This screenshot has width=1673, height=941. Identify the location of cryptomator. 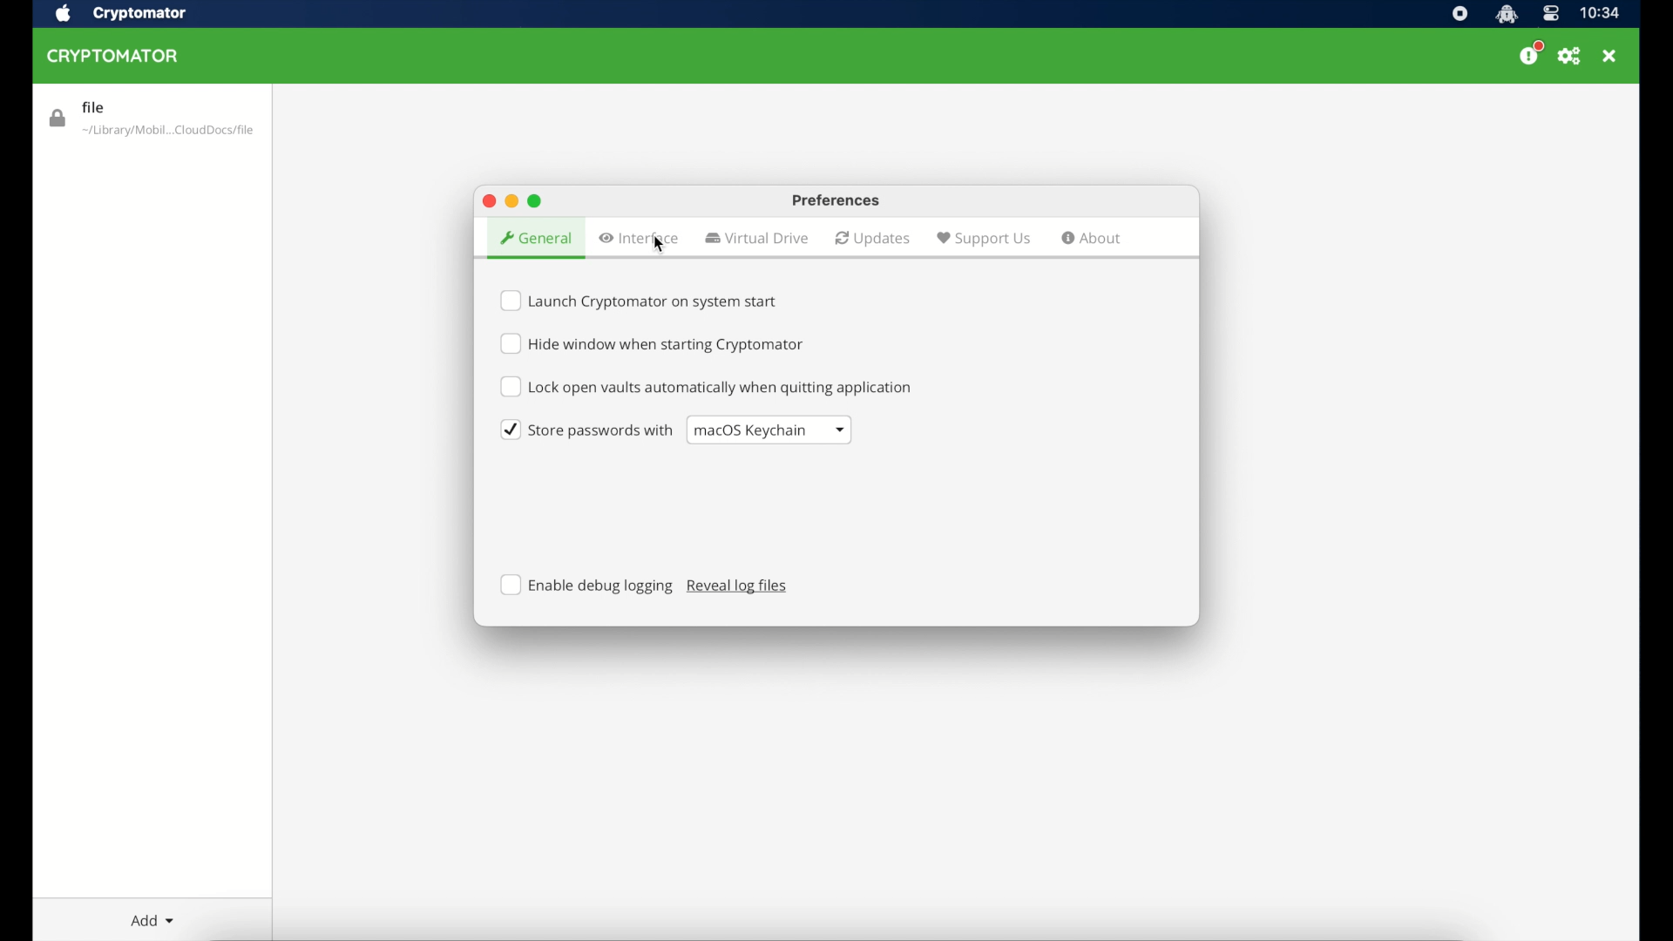
(140, 13).